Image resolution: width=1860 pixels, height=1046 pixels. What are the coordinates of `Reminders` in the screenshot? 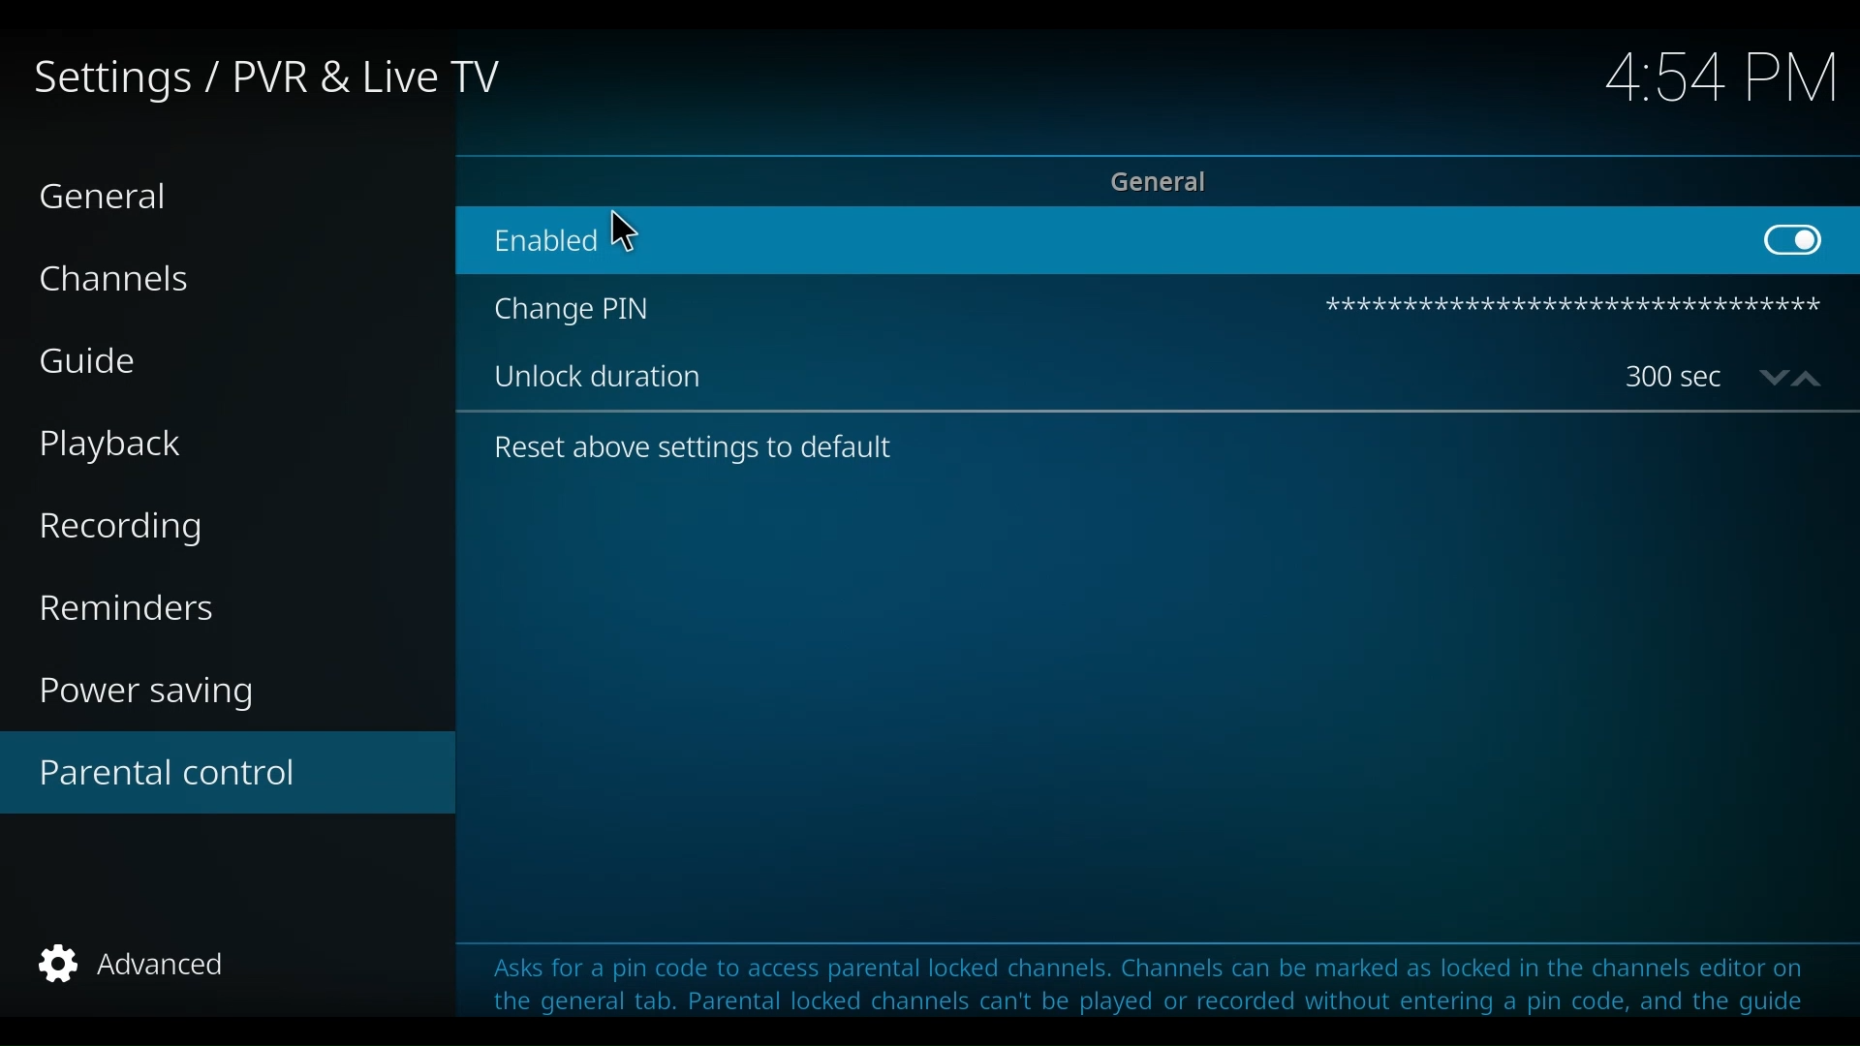 It's located at (131, 608).